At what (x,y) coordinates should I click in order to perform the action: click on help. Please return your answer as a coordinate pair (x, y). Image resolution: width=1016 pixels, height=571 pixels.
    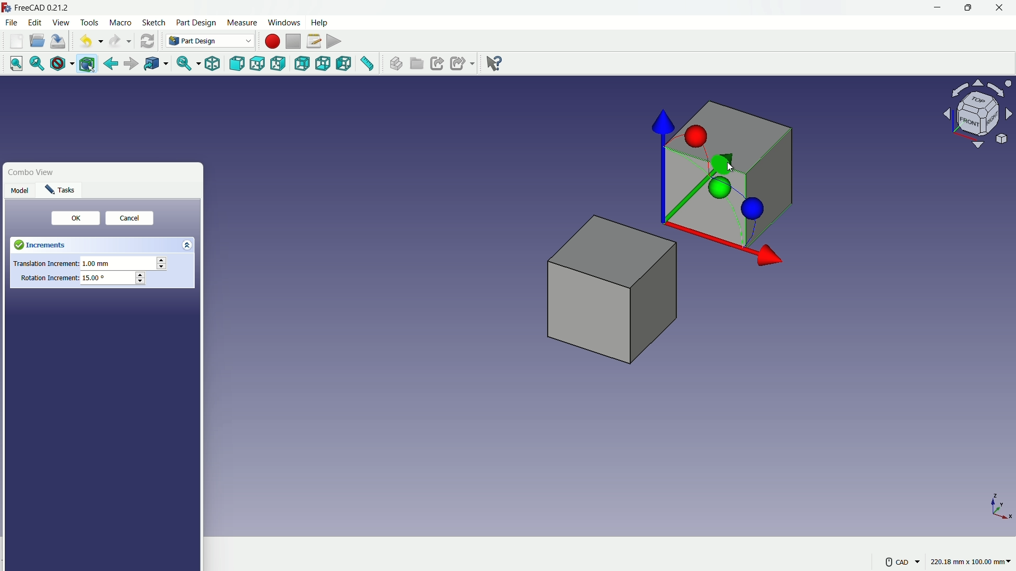
    Looking at the image, I should click on (321, 22).